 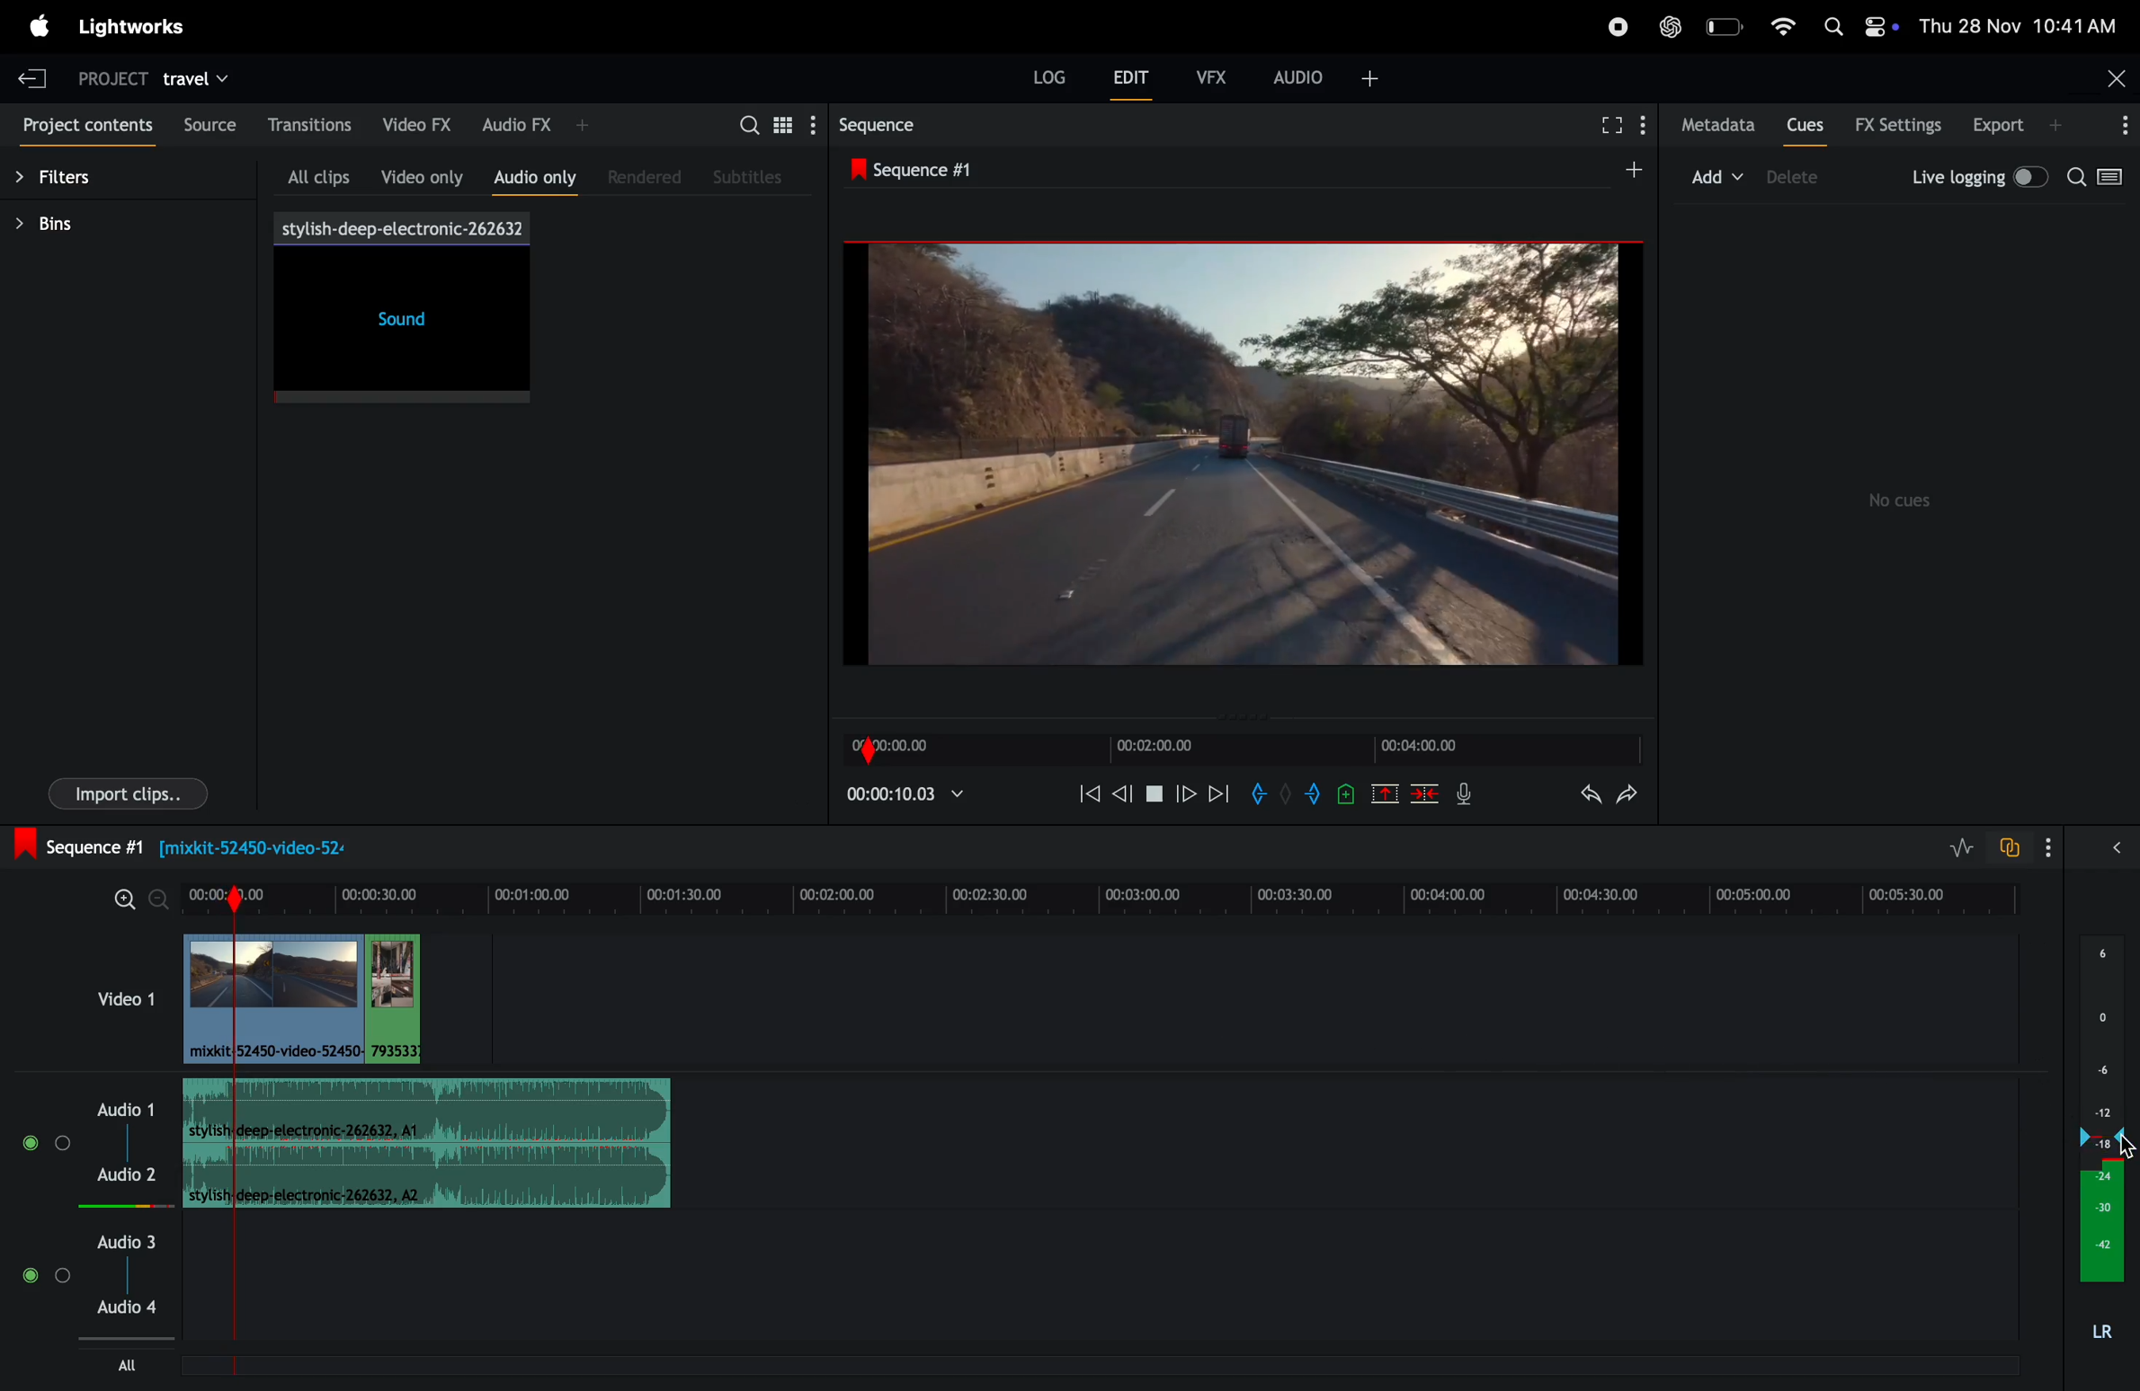 I want to click on imports, so click(x=126, y=793).